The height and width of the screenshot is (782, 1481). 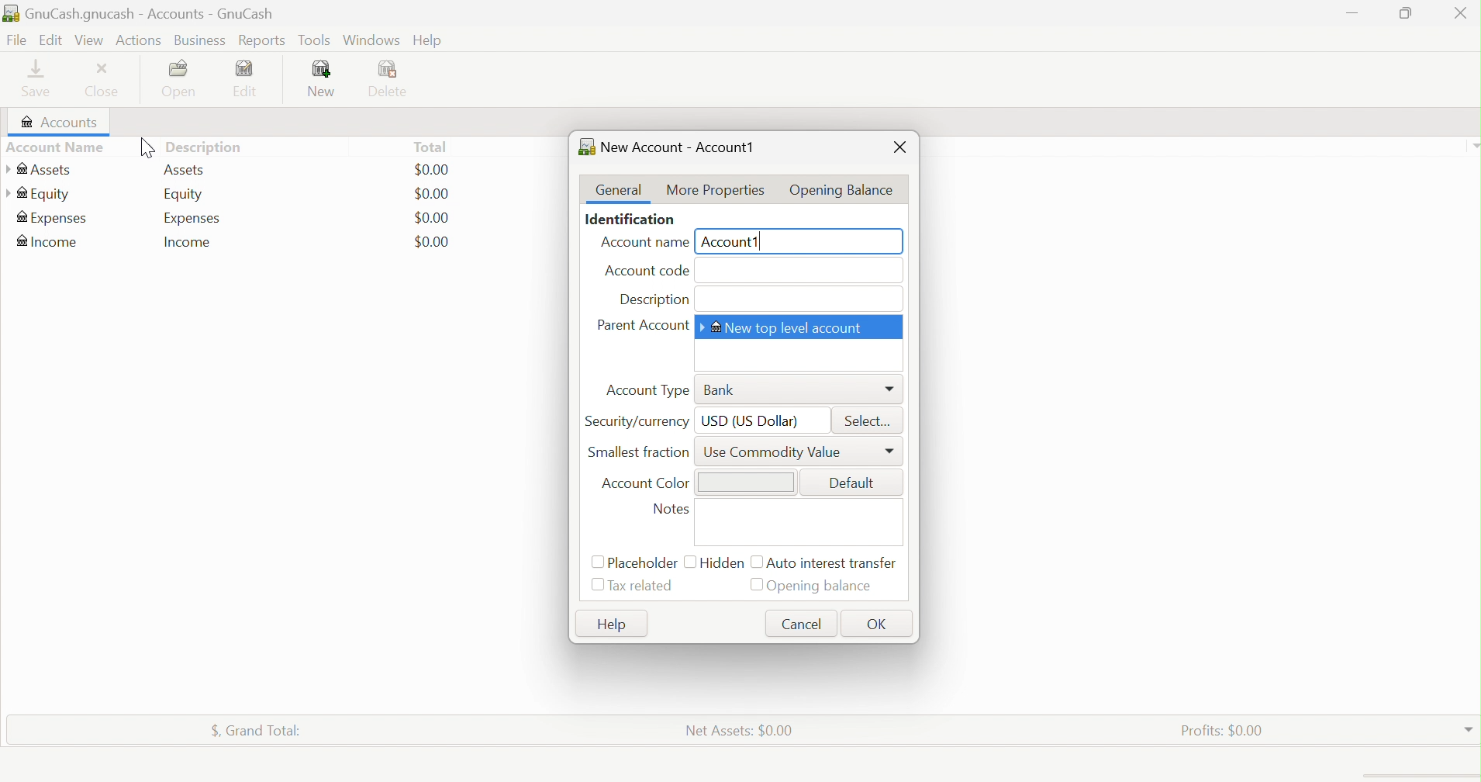 What do you see at coordinates (430, 147) in the screenshot?
I see `Total` at bounding box center [430, 147].